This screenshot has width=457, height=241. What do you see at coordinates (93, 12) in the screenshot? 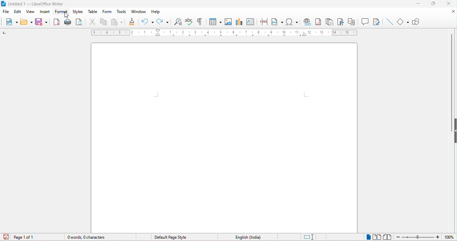
I see `table` at bounding box center [93, 12].